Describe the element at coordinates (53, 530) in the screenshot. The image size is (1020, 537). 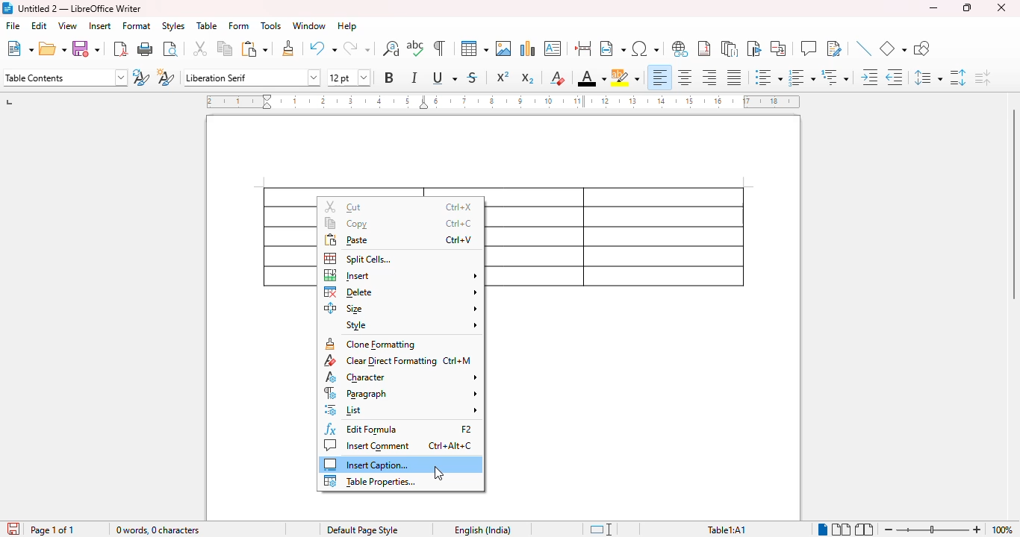
I see `page 1 of 1` at that location.